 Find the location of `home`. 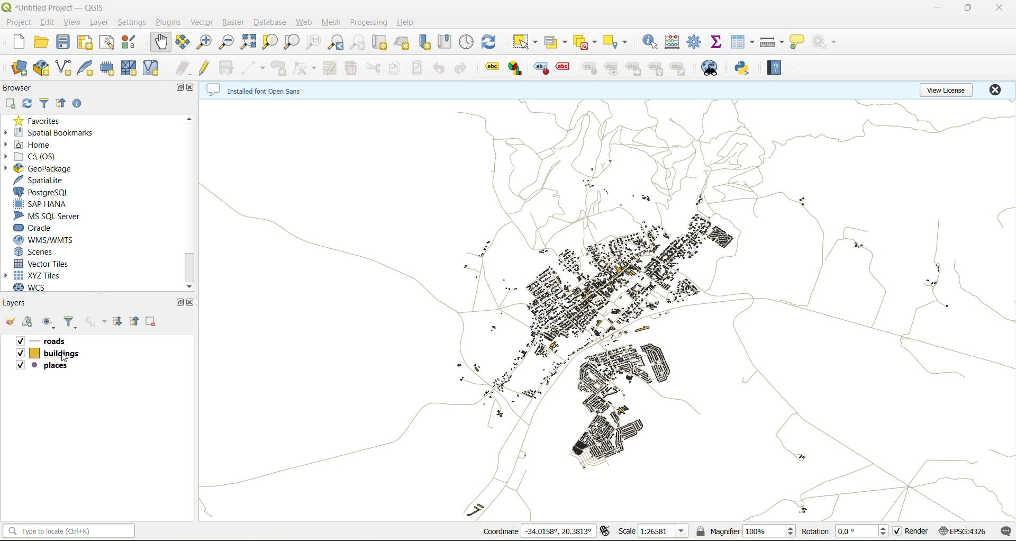

home is located at coordinates (43, 145).